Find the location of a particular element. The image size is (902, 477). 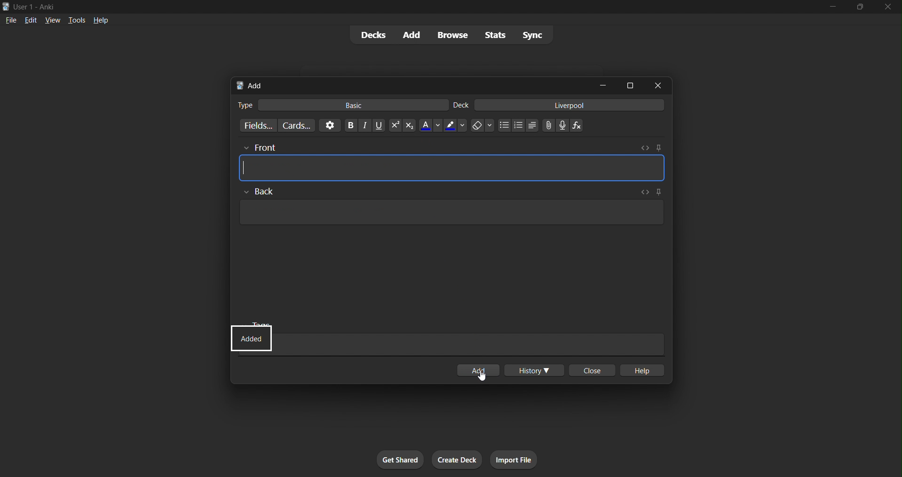

italic is located at coordinates (361, 125).